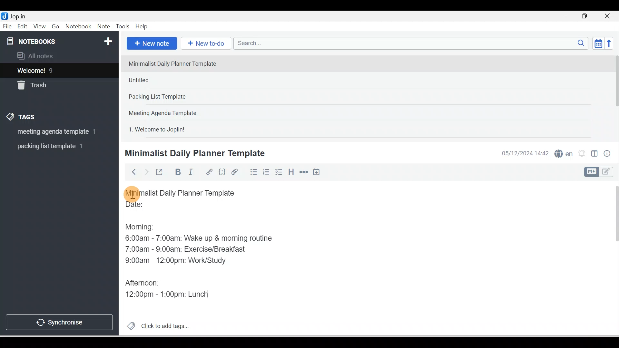  What do you see at coordinates (58, 56) in the screenshot?
I see `All notes` at bounding box center [58, 56].